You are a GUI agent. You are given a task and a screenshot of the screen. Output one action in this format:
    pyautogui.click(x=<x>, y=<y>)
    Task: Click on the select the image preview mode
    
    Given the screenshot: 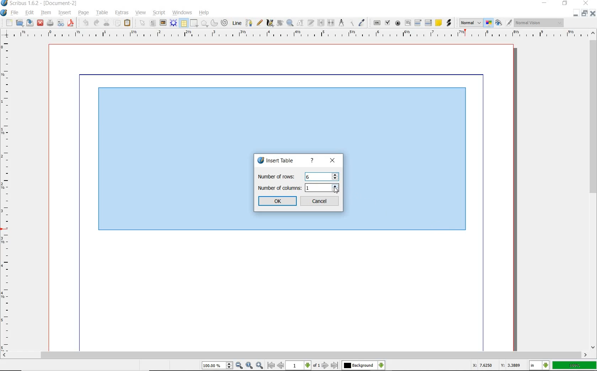 What is the action you would take?
    pyautogui.click(x=469, y=23)
    